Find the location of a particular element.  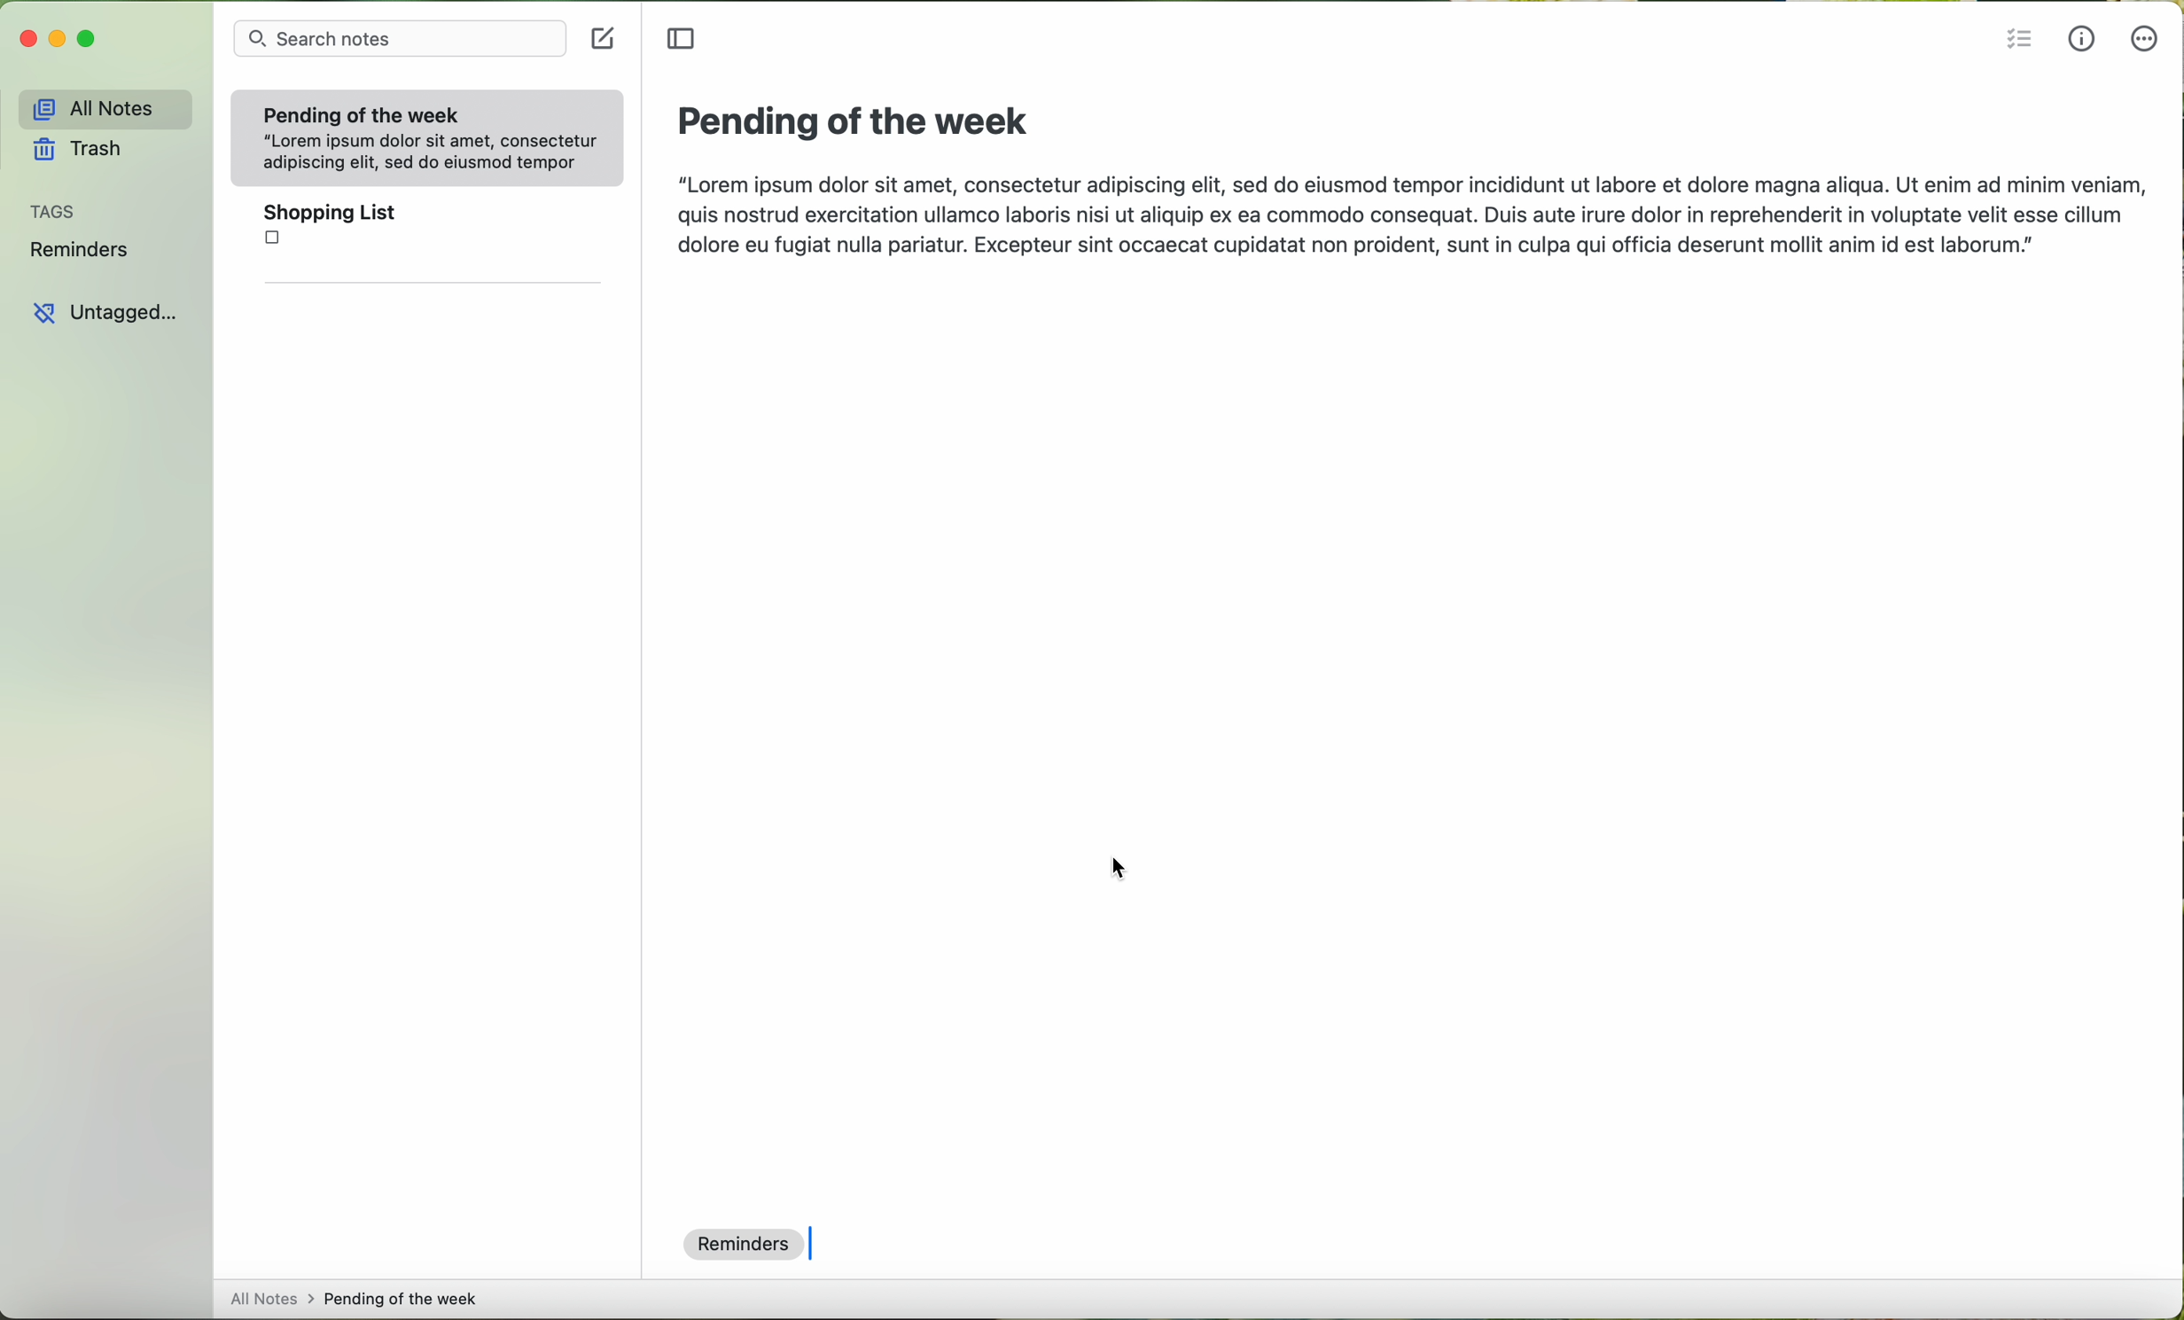

minimize program is located at coordinates (58, 41).